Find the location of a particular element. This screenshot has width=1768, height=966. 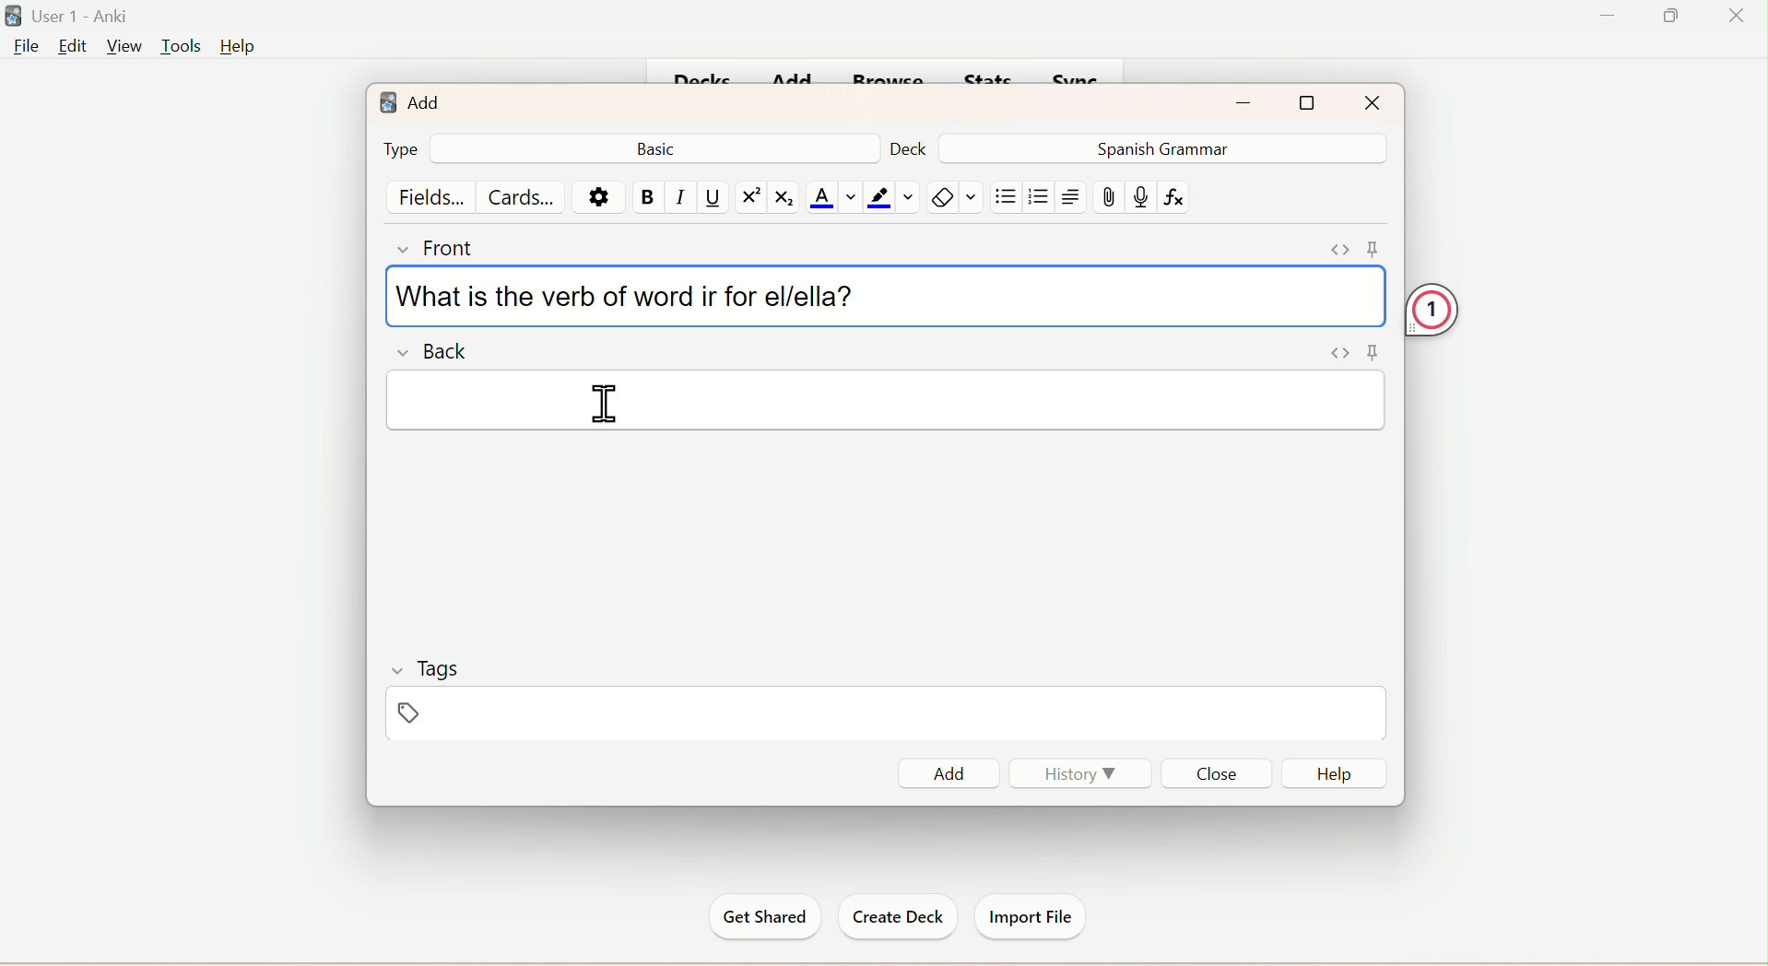

Tools is located at coordinates (176, 47).